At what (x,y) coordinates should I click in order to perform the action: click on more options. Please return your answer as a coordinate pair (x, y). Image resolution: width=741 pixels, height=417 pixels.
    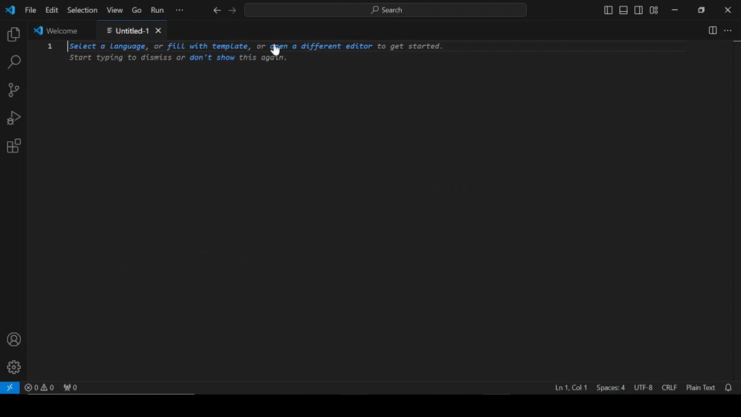
    Looking at the image, I should click on (180, 10).